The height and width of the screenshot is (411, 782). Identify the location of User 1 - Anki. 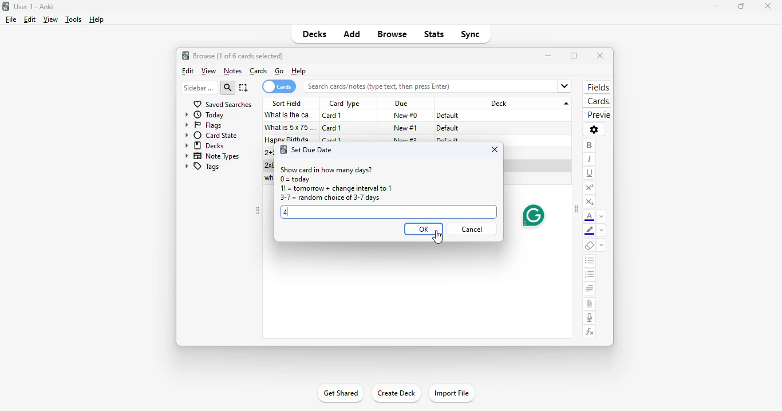
(34, 6).